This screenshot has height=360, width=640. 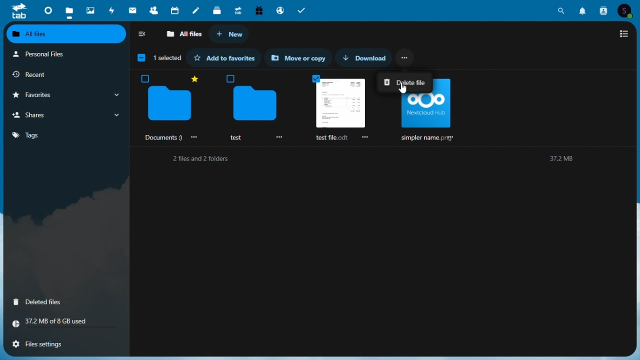 What do you see at coordinates (199, 158) in the screenshot?
I see `2 files and 2 folders` at bounding box center [199, 158].